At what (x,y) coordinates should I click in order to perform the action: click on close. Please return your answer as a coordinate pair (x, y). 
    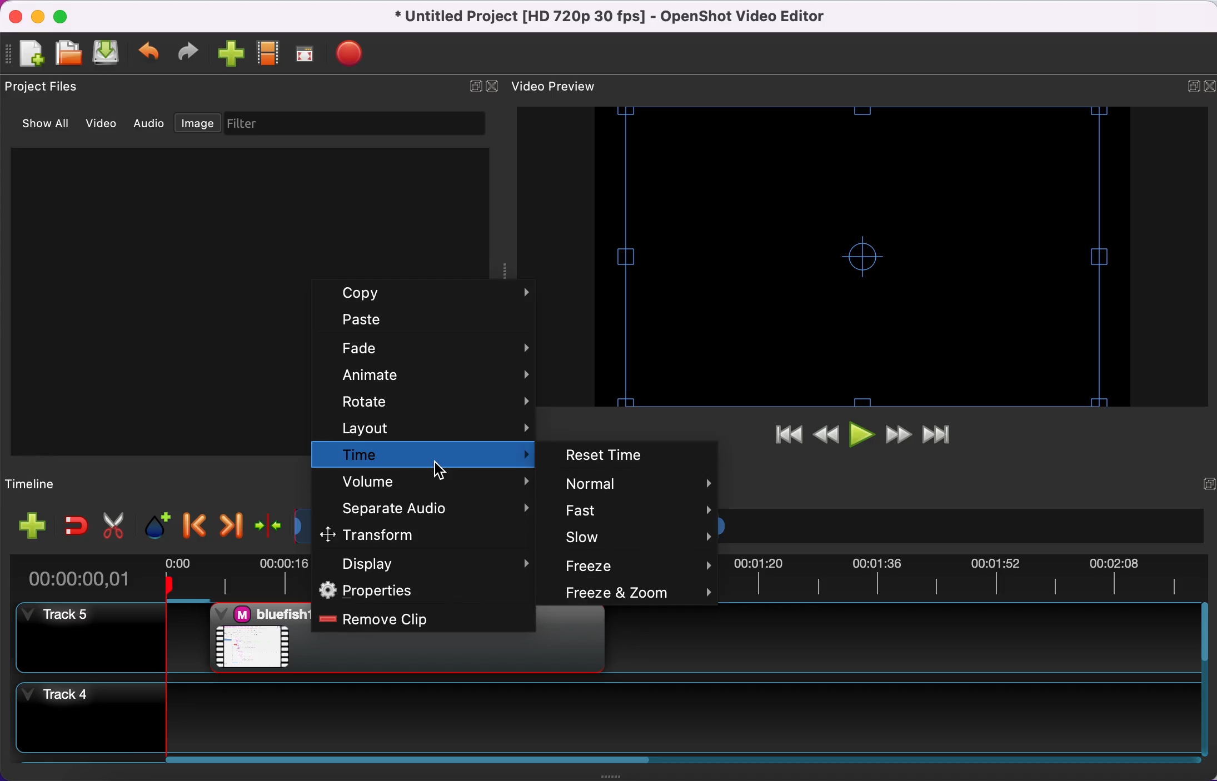
    Looking at the image, I should click on (1209, 87).